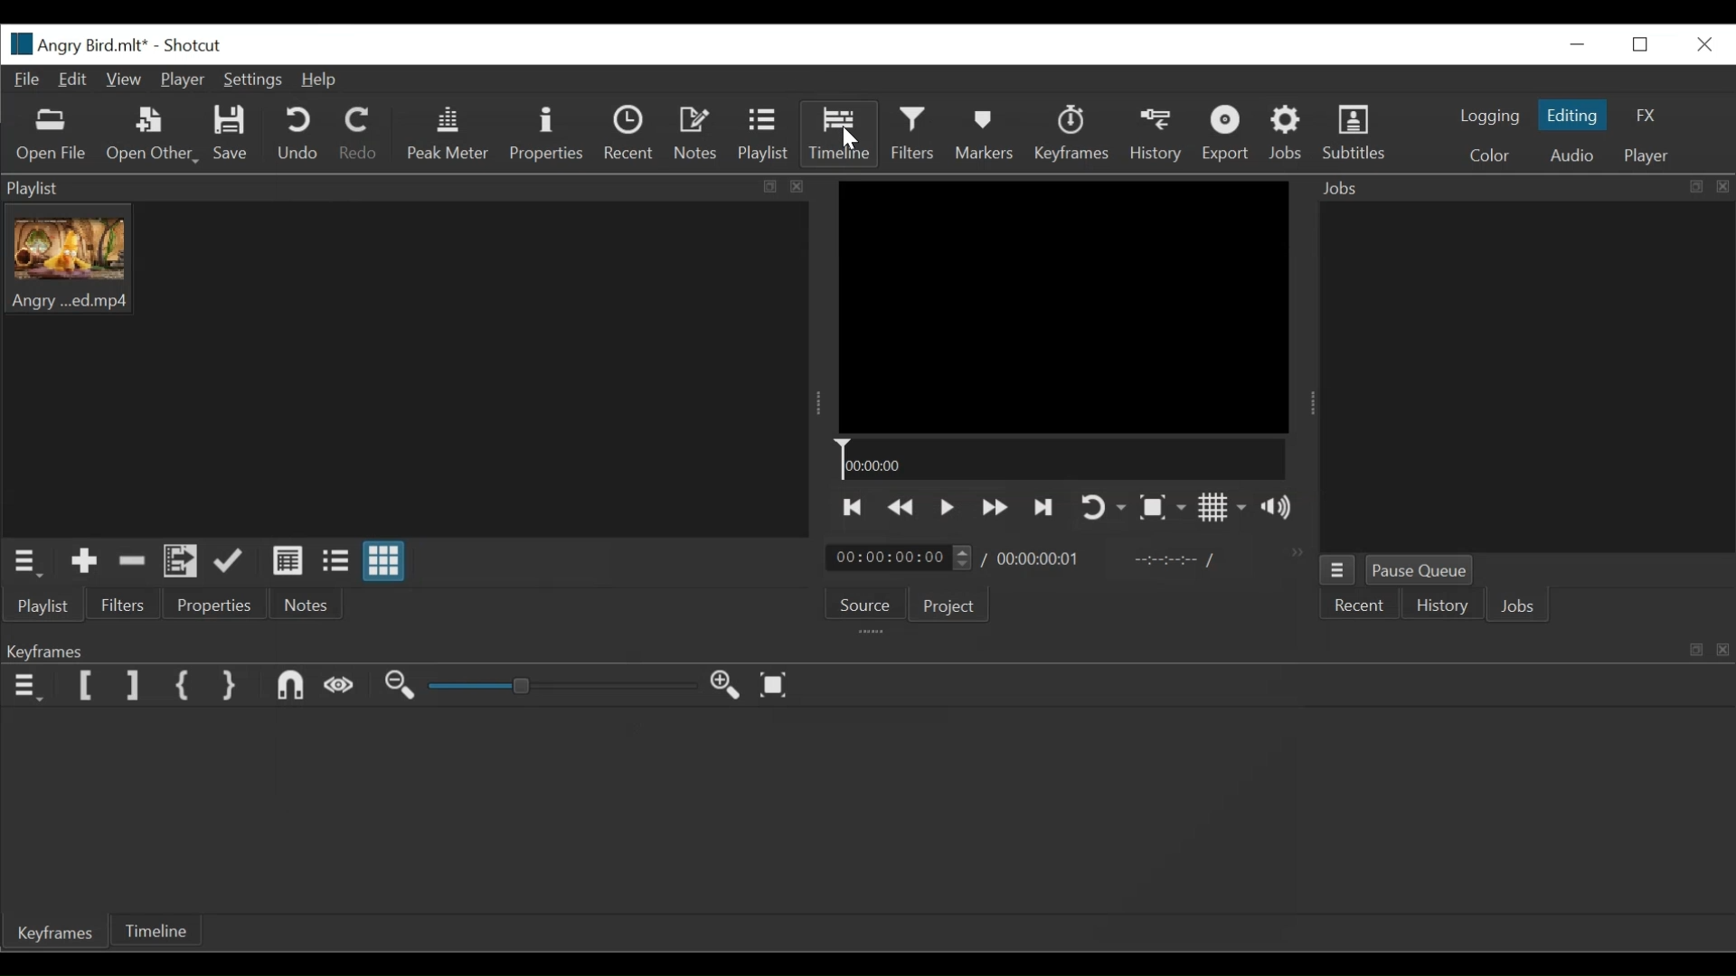 The image size is (1736, 976). Describe the element at coordinates (254, 80) in the screenshot. I see `Settings` at that location.